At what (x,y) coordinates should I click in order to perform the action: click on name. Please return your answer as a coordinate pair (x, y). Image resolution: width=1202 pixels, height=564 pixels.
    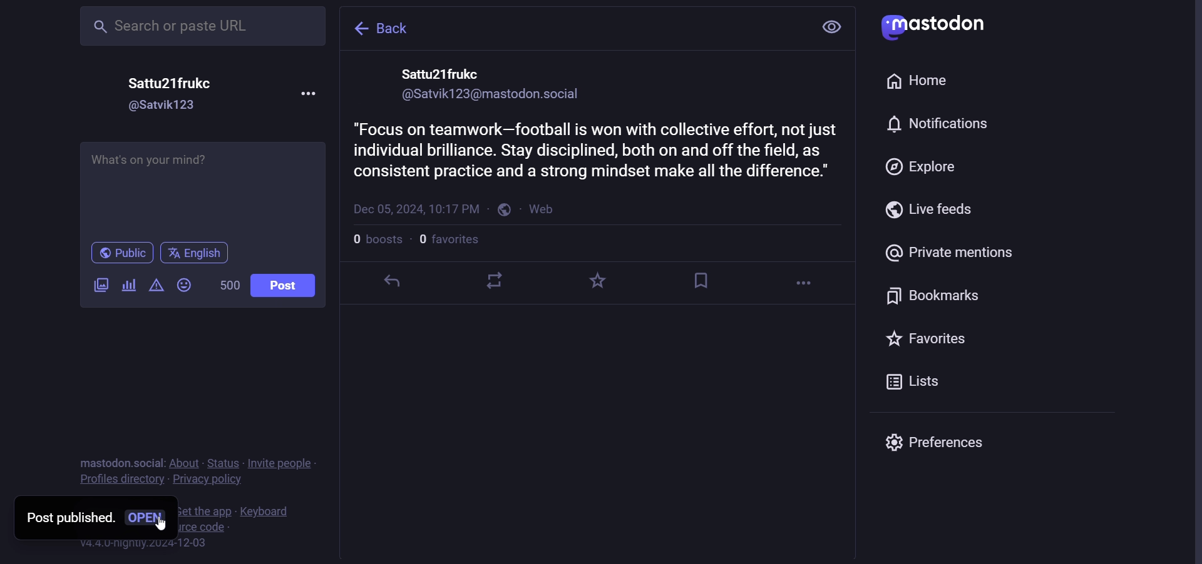
    Looking at the image, I should click on (170, 83).